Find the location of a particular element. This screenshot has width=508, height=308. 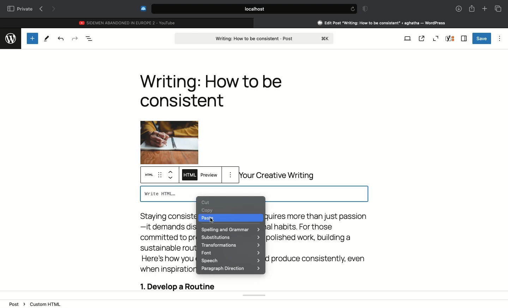

Body is located at coordinates (164, 250).